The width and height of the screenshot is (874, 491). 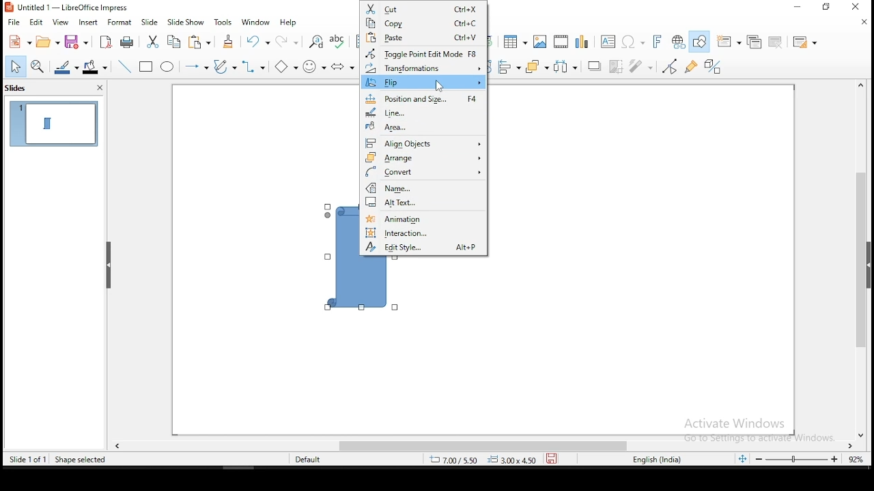 I want to click on position and size, so click(x=423, y=98).